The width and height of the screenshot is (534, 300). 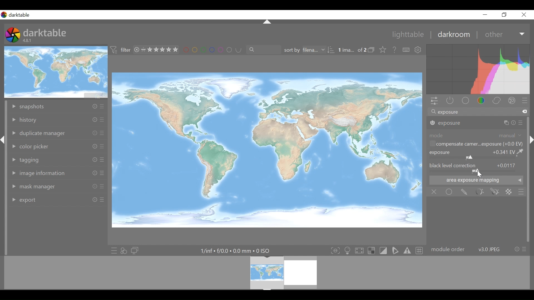 I want to click on Version, so click(x=28, y=41).